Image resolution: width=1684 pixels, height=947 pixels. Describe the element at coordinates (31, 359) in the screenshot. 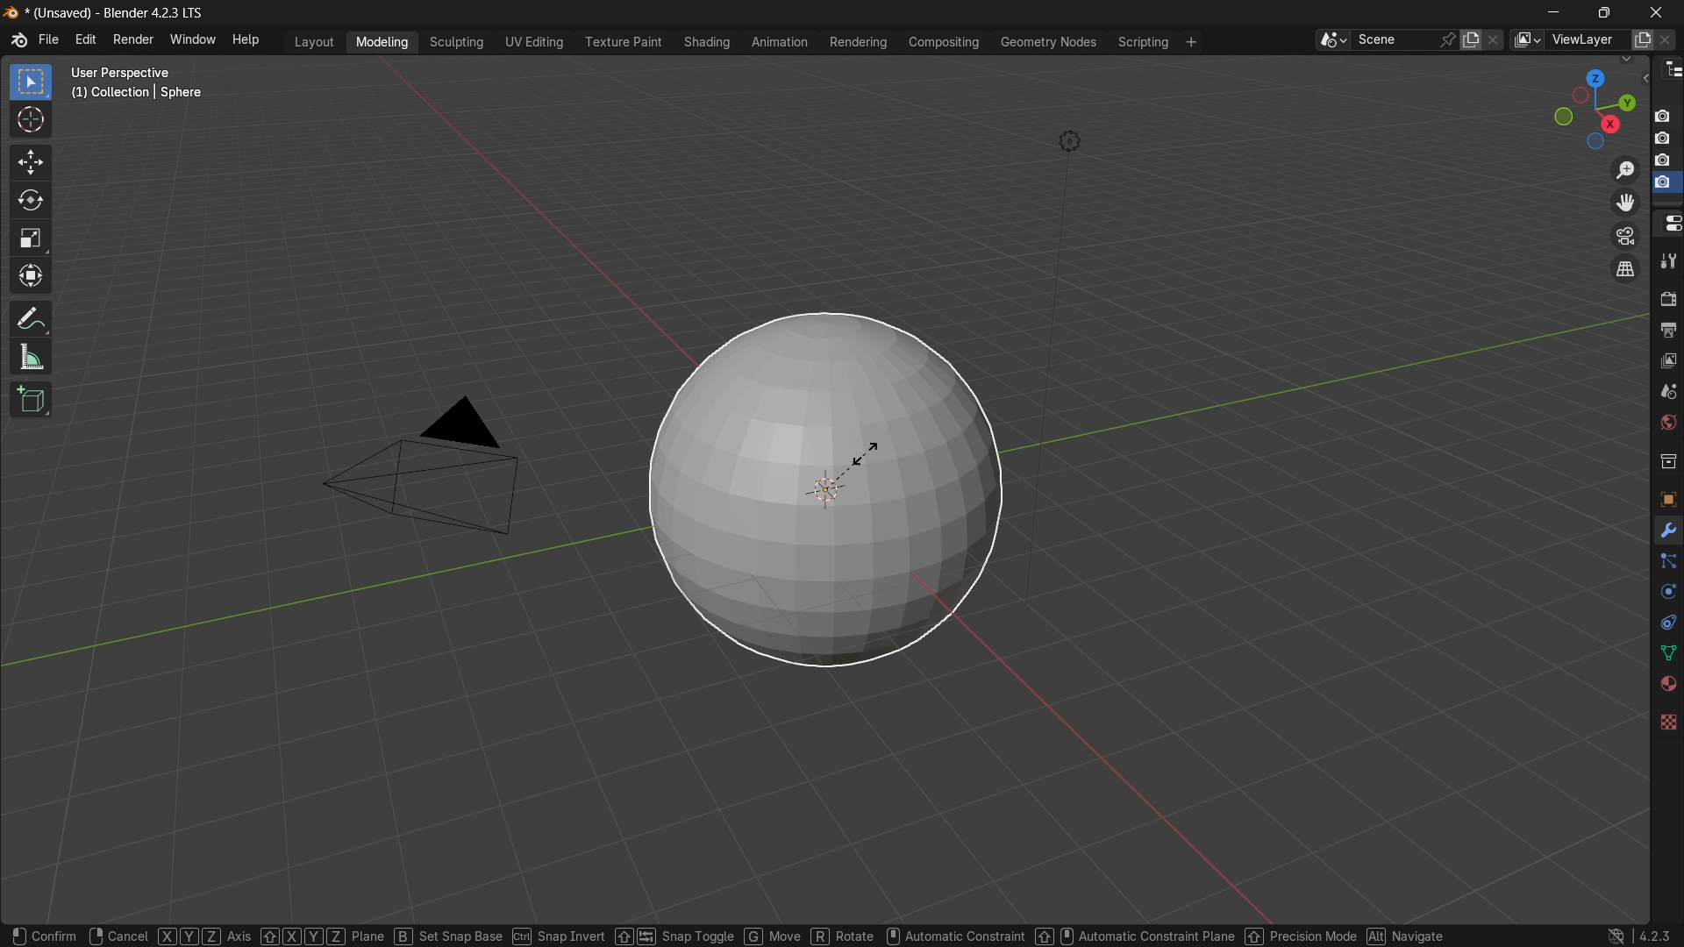

I see `measure` at that location.